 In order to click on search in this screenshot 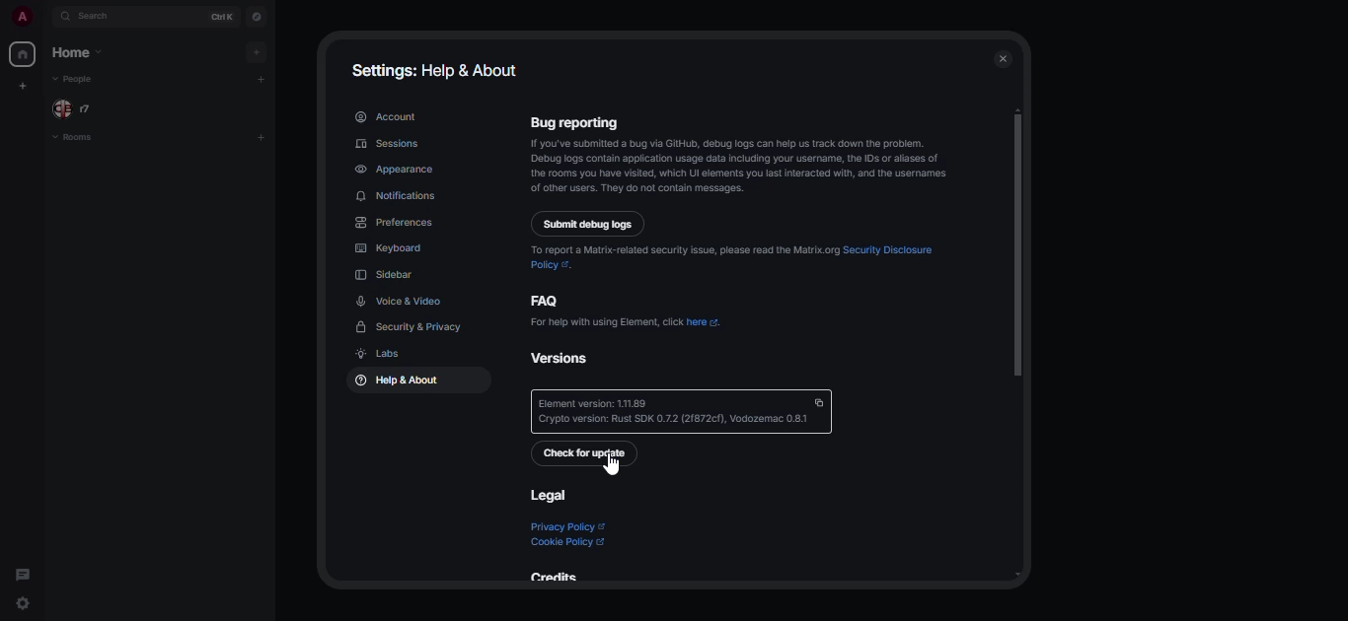, I will do `click(92, 17)`.